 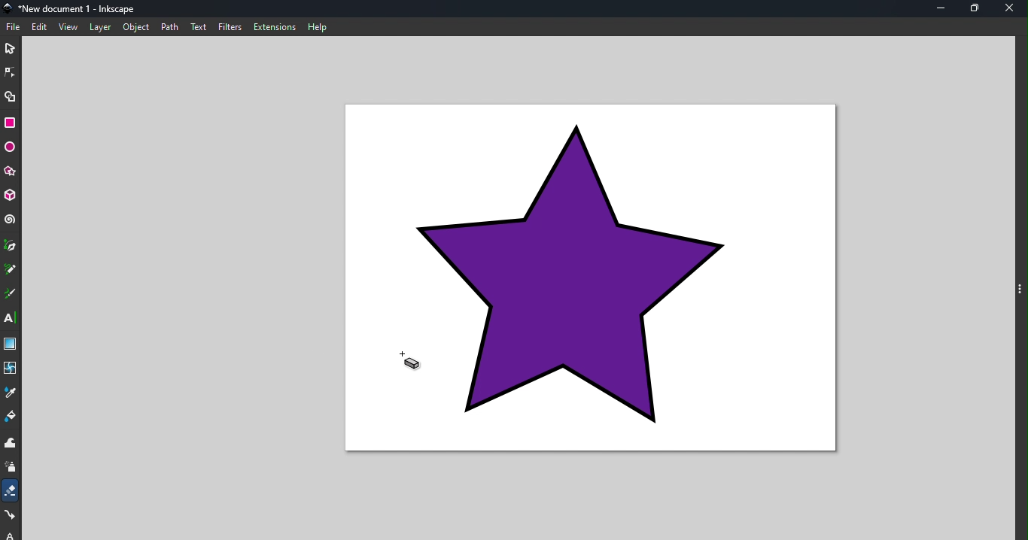 I want to click on connector tool, so click(x=11, y=516).